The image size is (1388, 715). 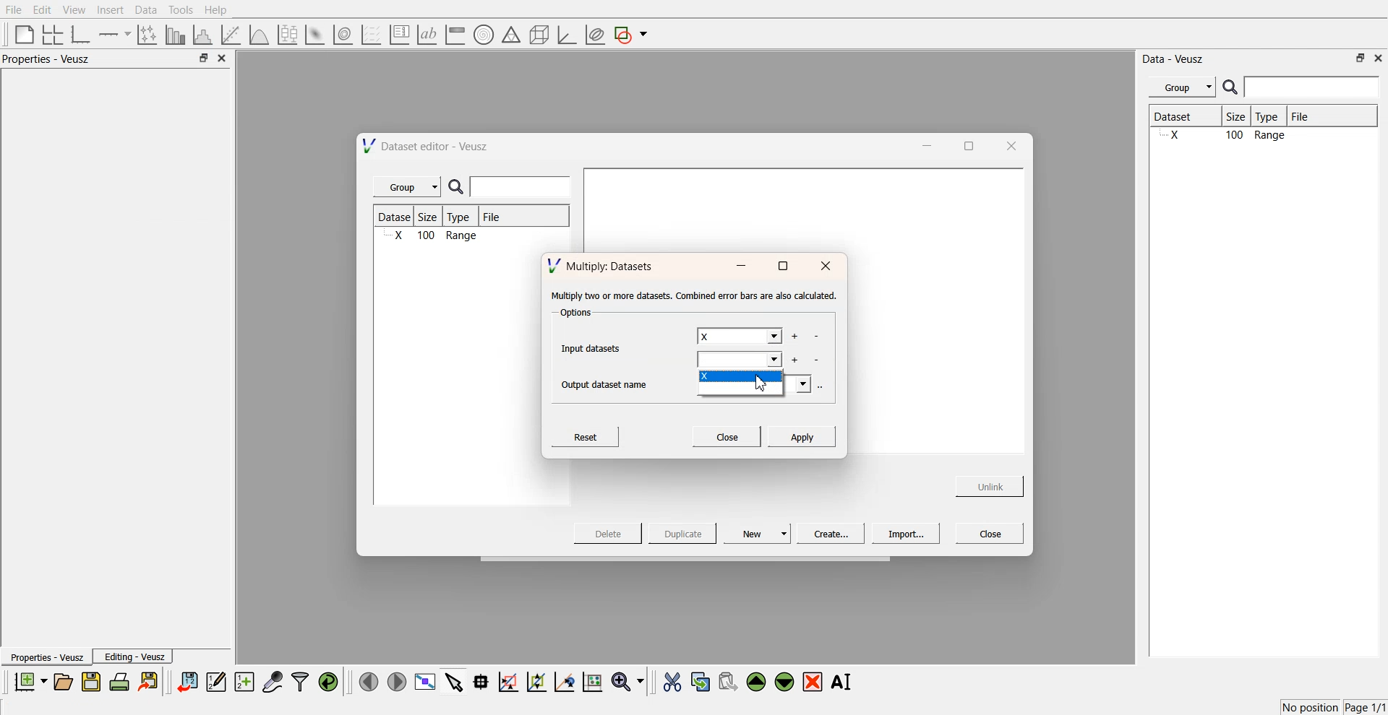 What do you see at coordinates (784, 680) in the screenshot?
I see `move  the selected widgets down` at bounding box center [784, 680].